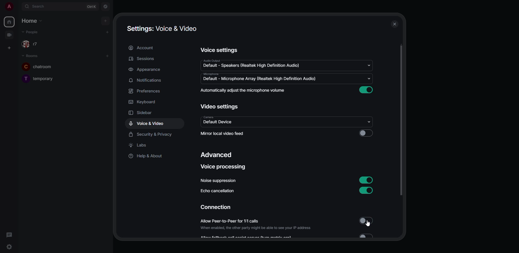 The image size is (519, 253). I want to click on sessions, so click(143, 59).